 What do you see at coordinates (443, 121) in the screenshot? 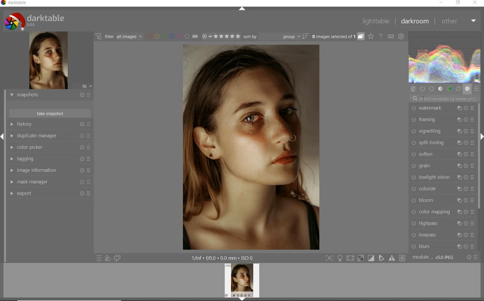
I see `framing` at bounding box center [443, 121].